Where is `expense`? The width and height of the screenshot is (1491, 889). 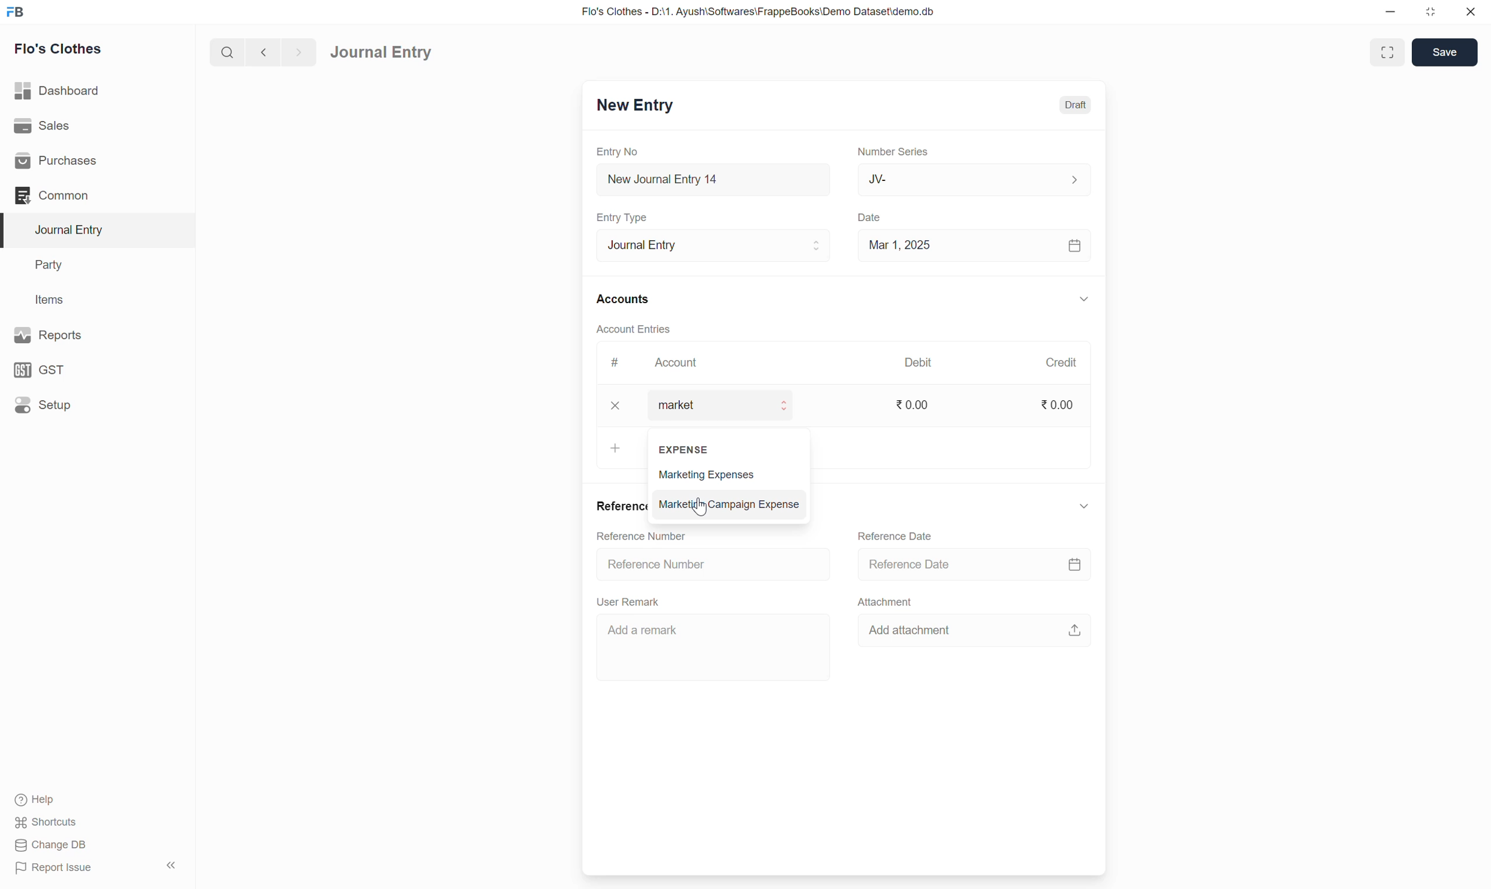
expense is located at coordinates (688, 447).